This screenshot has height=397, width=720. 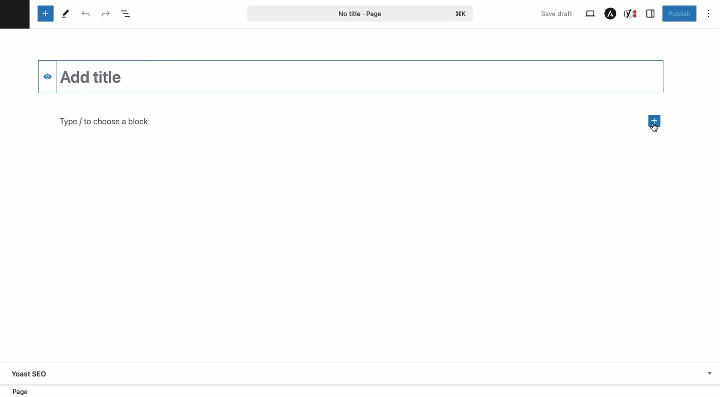 I want to click on Text, so click(x=104, y=123).